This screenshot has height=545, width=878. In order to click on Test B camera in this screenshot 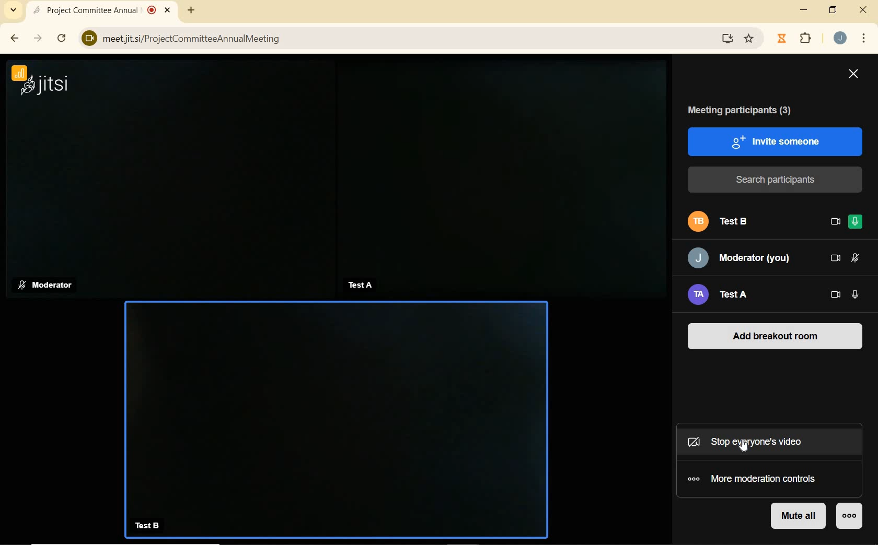, I will do `click(337, 406)`.